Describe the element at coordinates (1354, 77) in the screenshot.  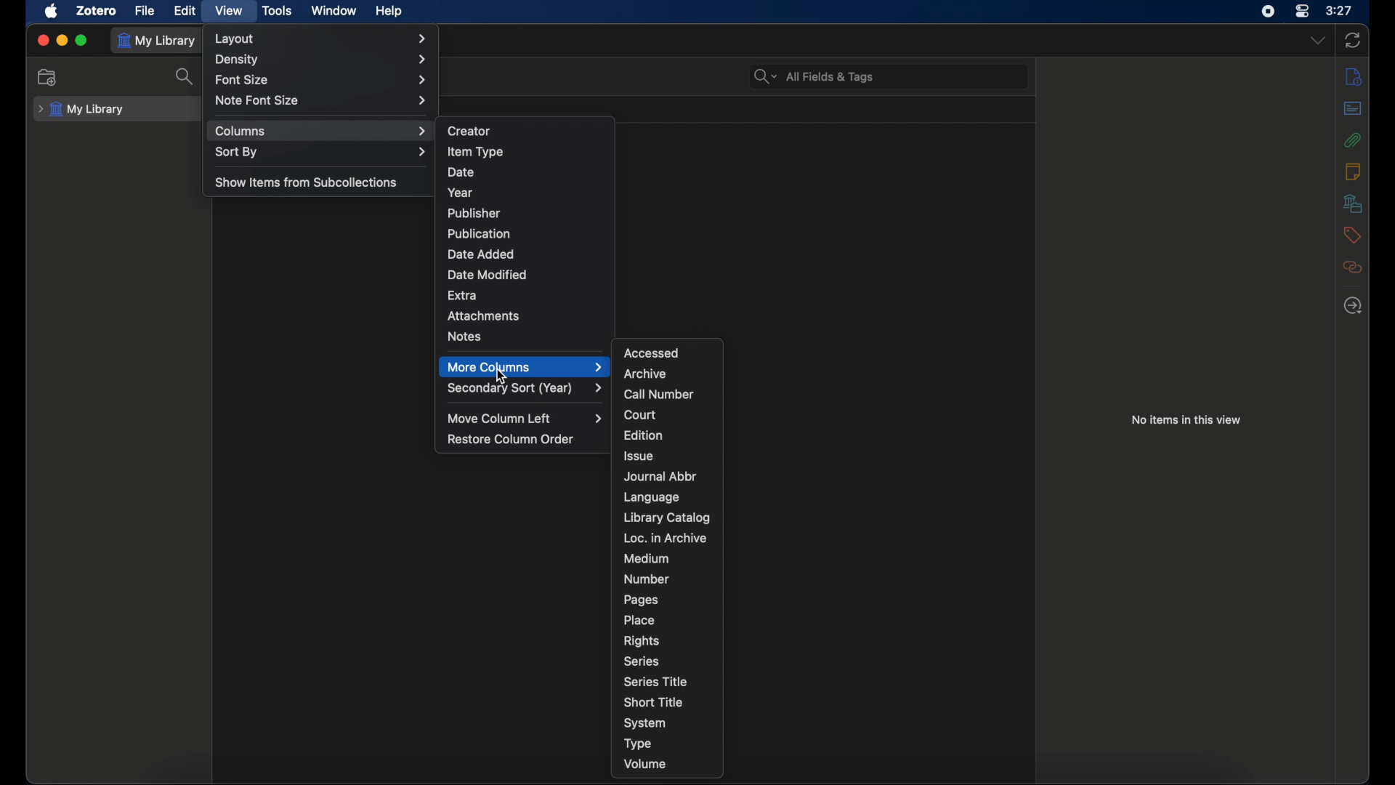
I see `info` at that location.